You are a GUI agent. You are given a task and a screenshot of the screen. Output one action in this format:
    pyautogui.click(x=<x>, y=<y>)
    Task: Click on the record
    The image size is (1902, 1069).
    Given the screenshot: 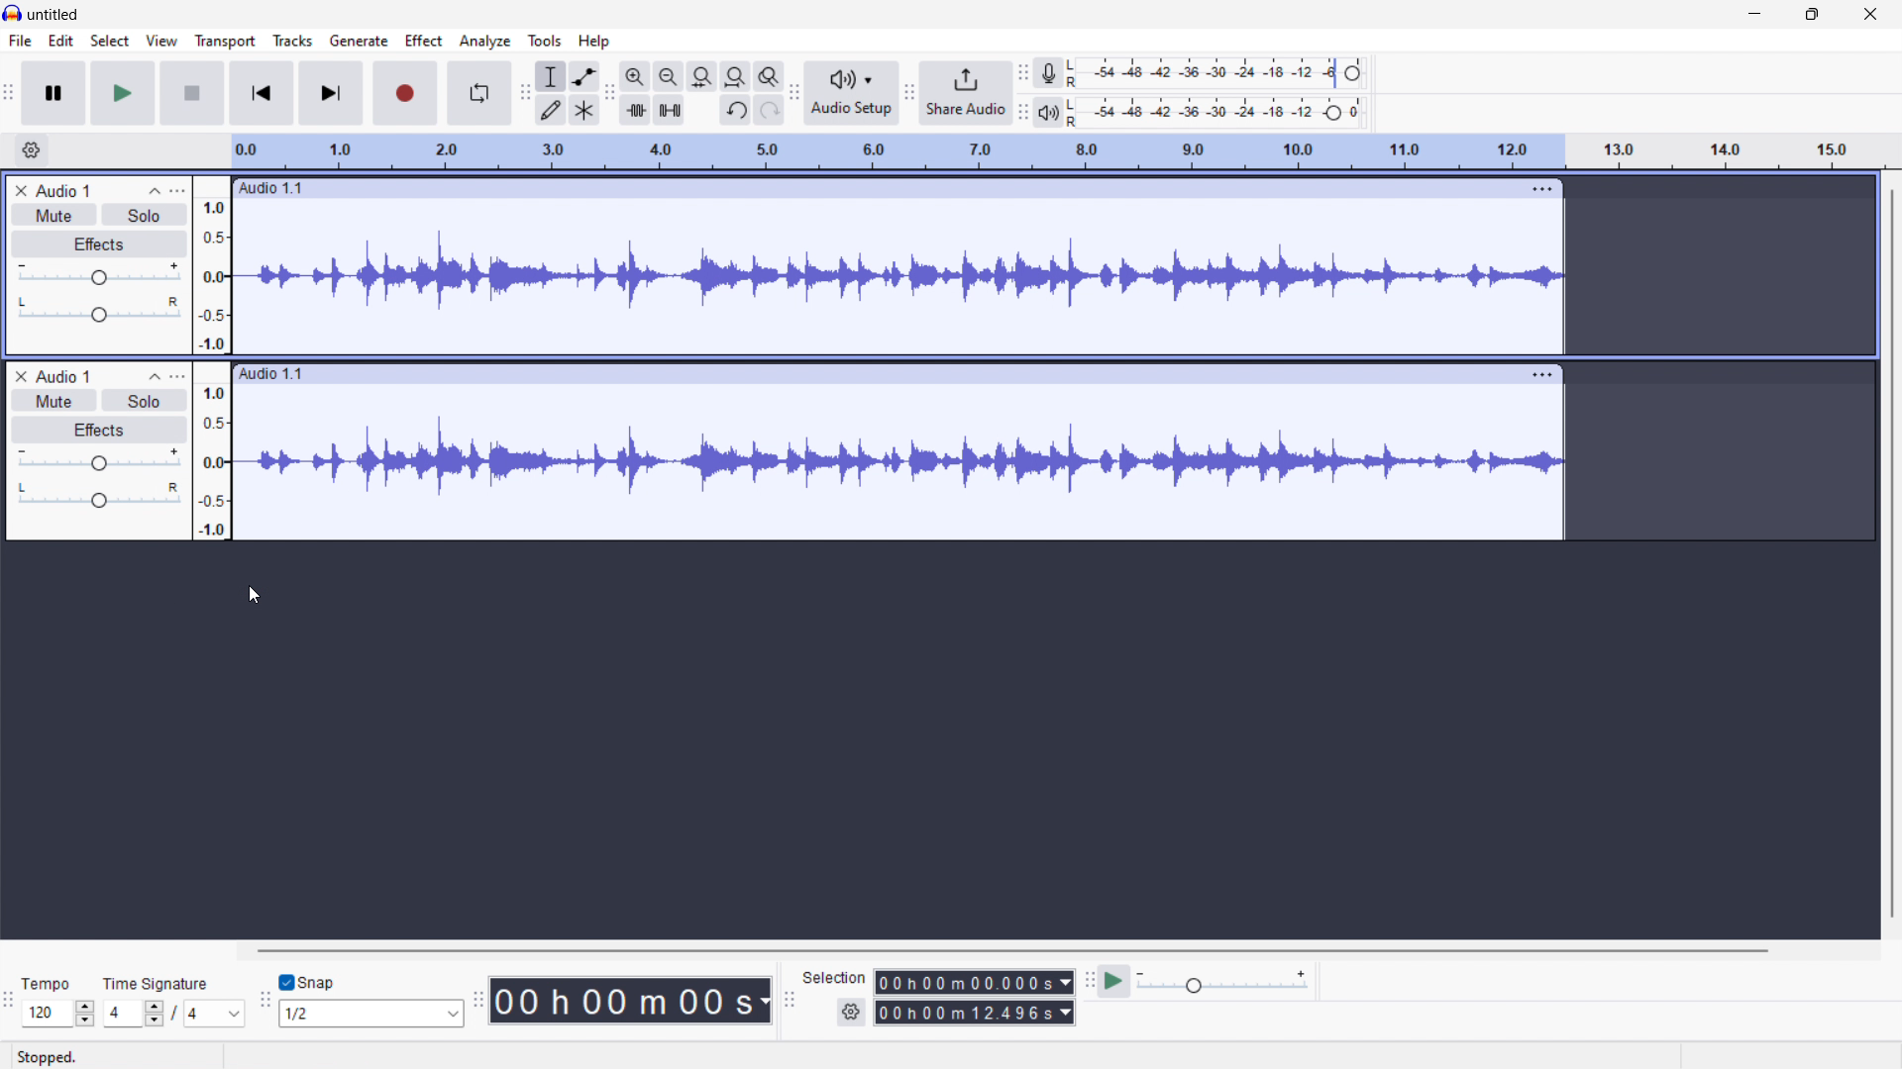 What is the action you would take?
    pyautogui.click(x=405, y=94)
    